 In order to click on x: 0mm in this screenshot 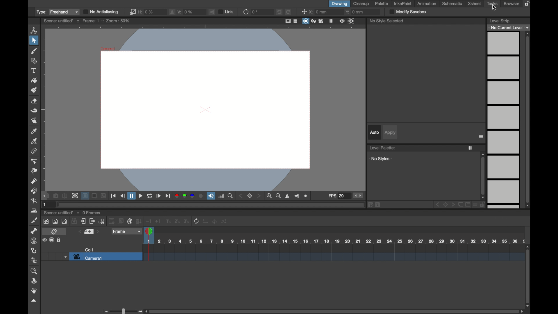, I will do `click(319, 12)`.